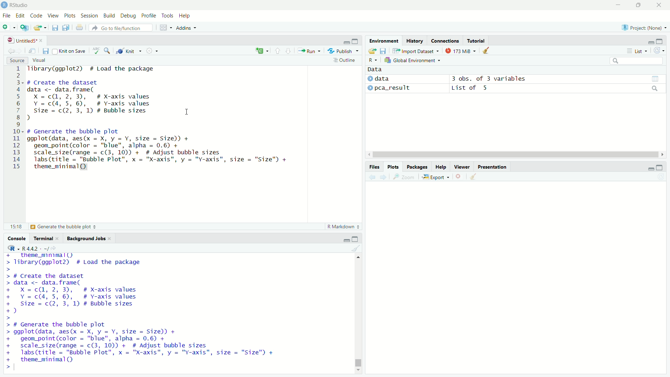 The image size is (670, 377). Describe the element at coordinates (110, 16) in the screenshot. I see `build` at that location.